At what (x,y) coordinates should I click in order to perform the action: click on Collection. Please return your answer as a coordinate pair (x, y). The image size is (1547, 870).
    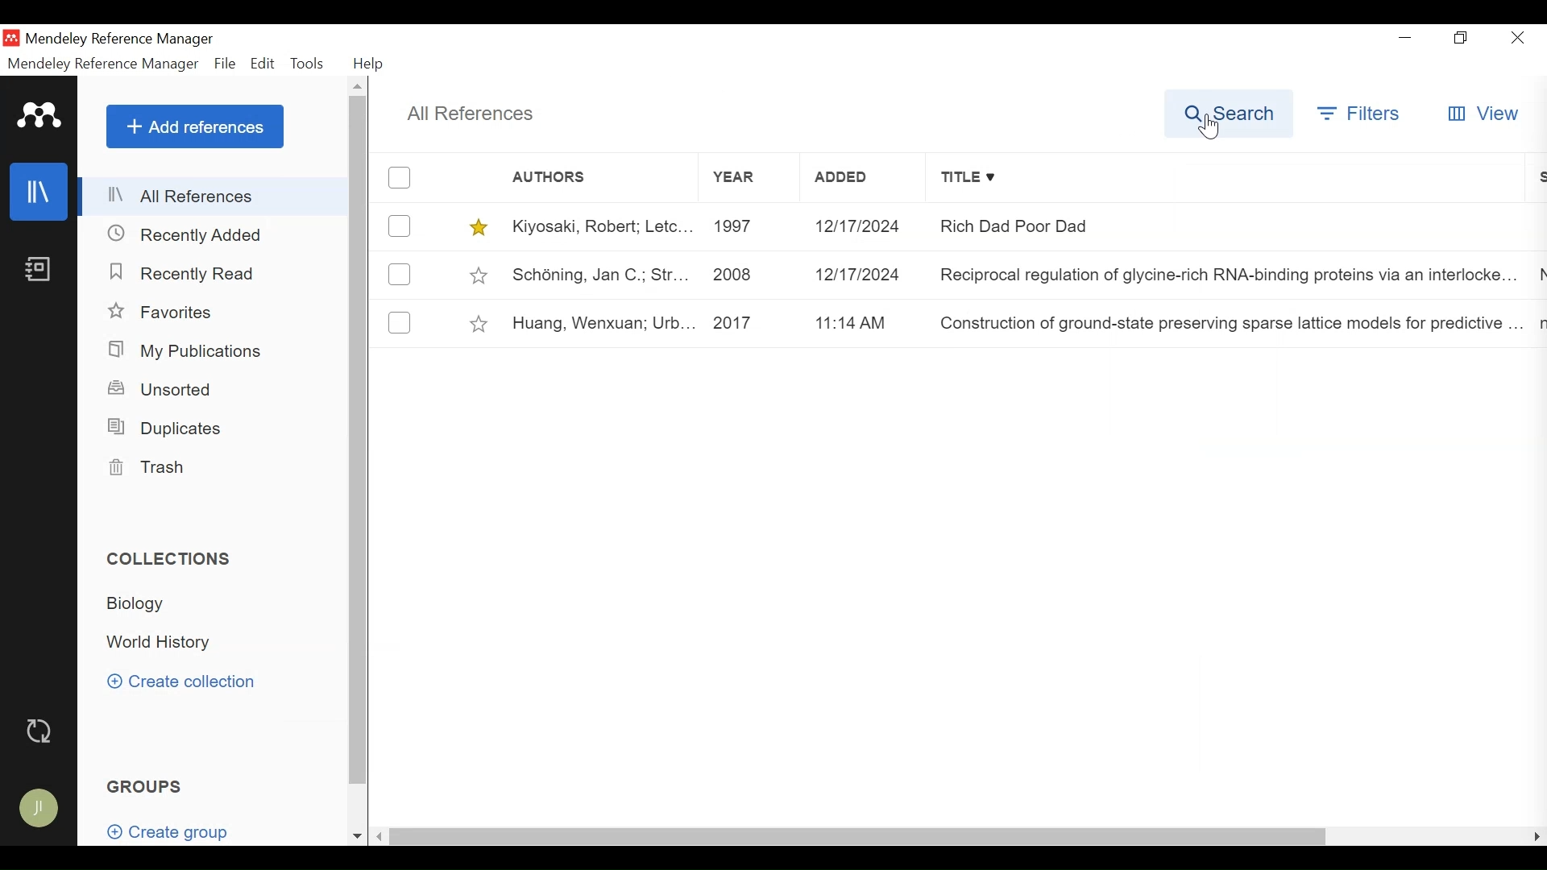
    Looking at the image, I should click on (147, 607).